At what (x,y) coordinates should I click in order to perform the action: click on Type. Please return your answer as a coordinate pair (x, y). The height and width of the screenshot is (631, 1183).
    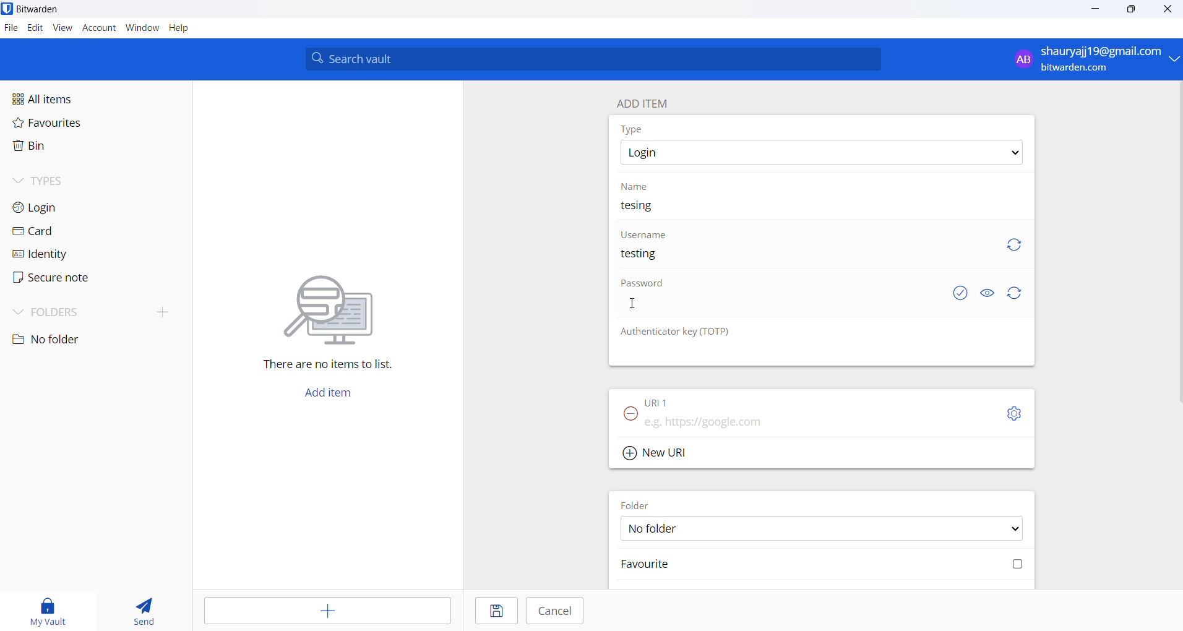
    Looking at the image, I should click on (634, 129).